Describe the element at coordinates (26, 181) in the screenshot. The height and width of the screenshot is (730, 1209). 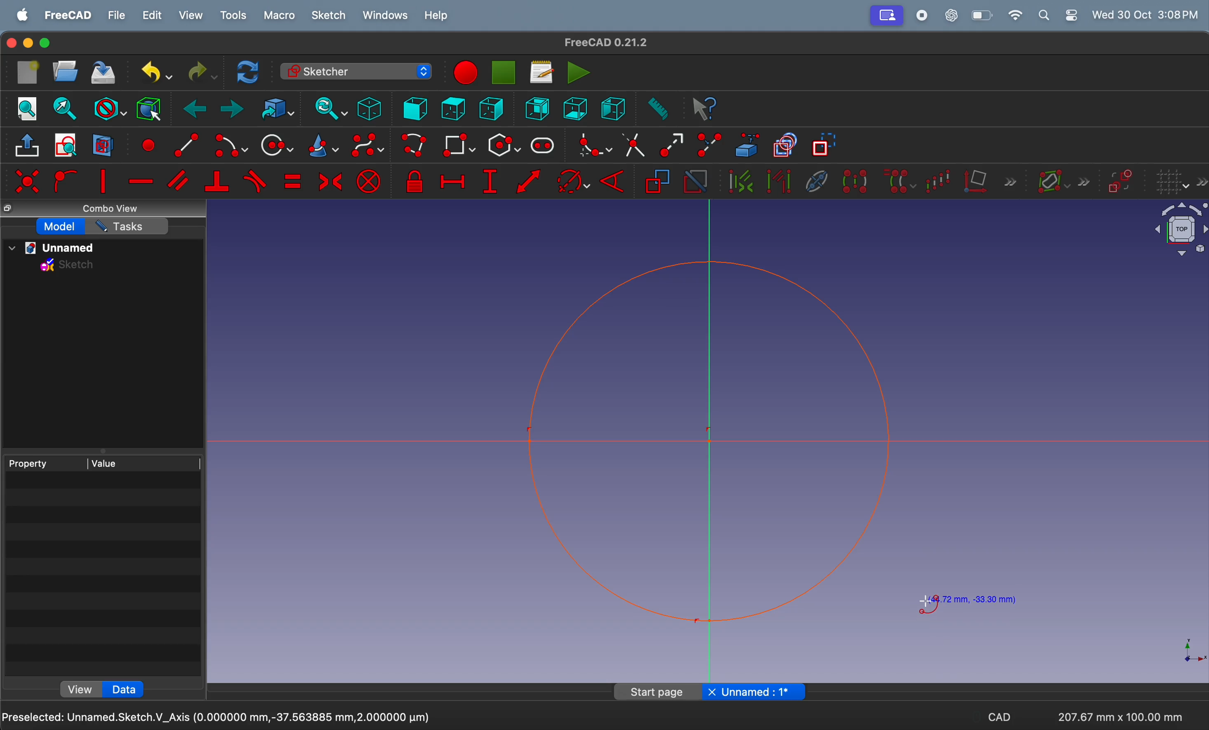
I see `constrain co incident` at that location.